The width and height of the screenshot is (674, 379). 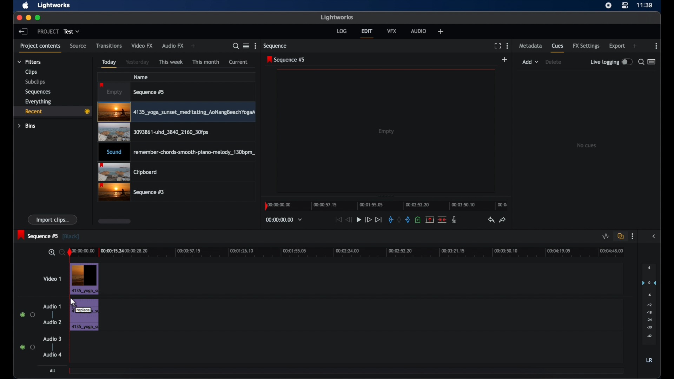 I want to click on audio clip, so click(x=176, y=152).